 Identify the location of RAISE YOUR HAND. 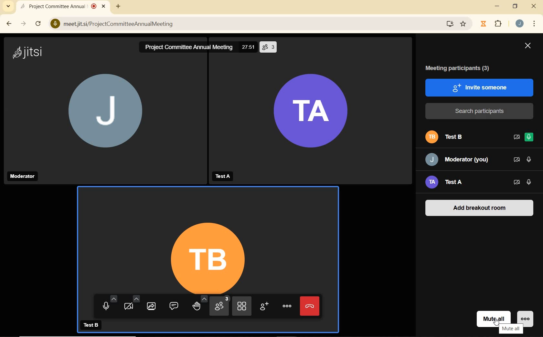
(198, 307).